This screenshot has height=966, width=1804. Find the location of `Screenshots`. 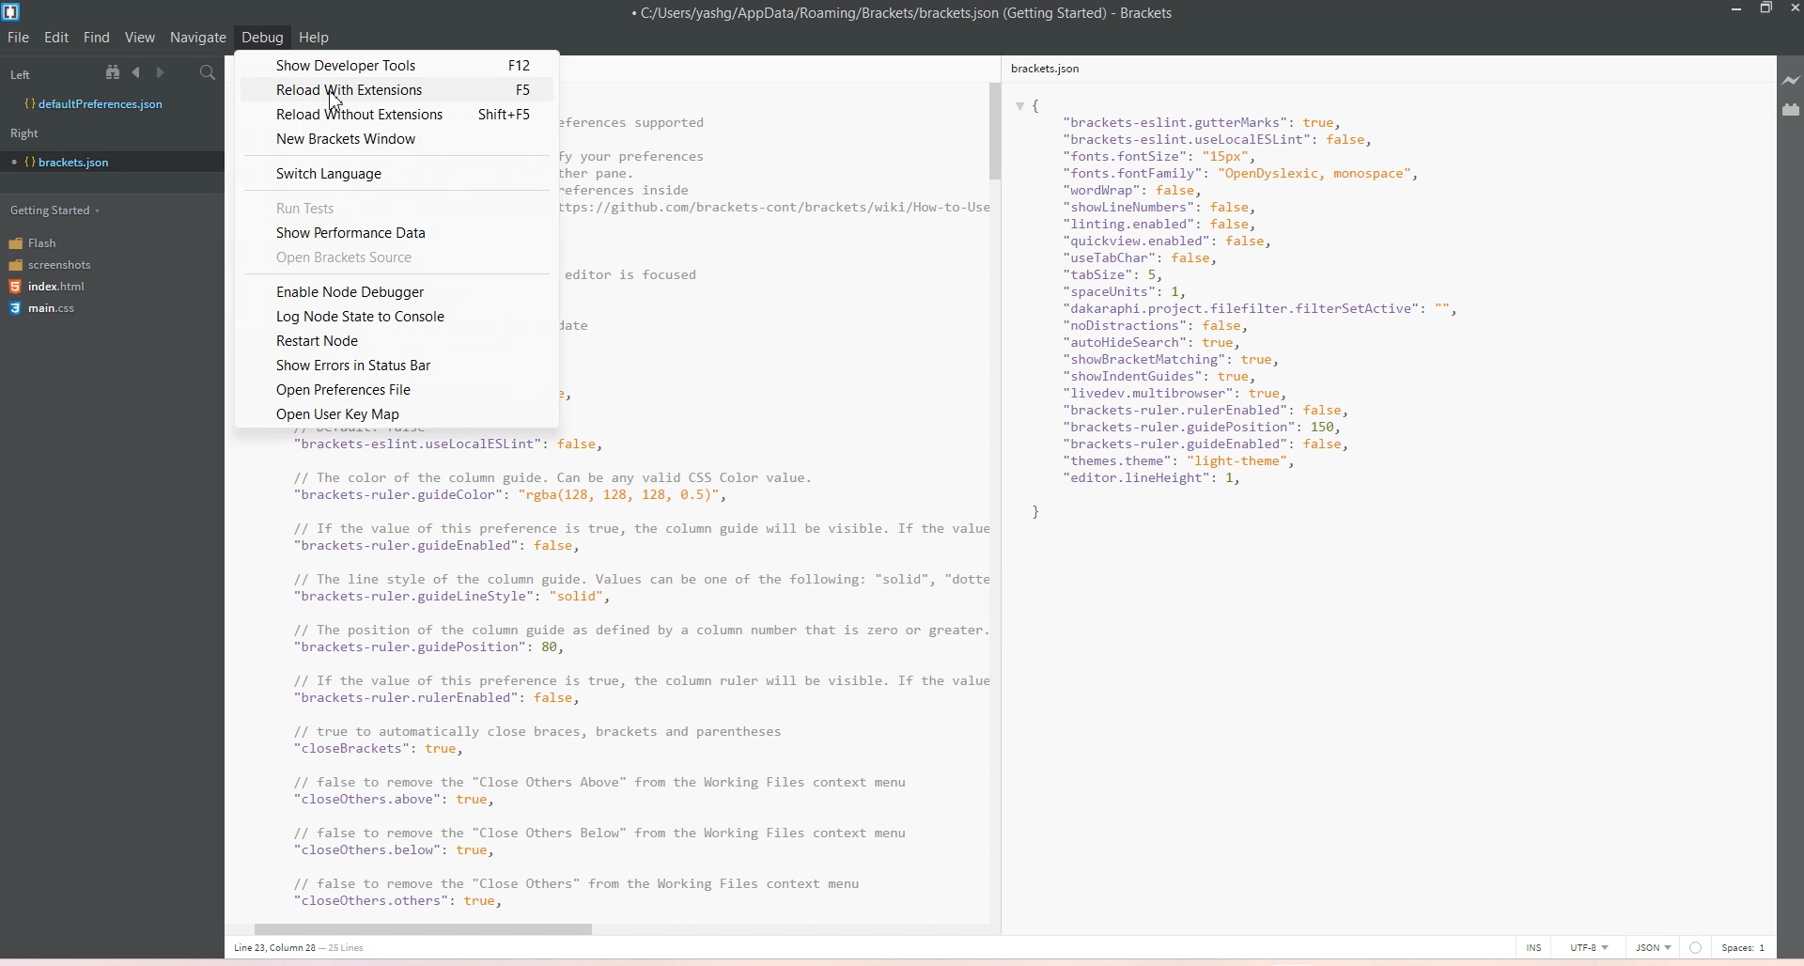

Screenshots is located at coordinates (50, 263).